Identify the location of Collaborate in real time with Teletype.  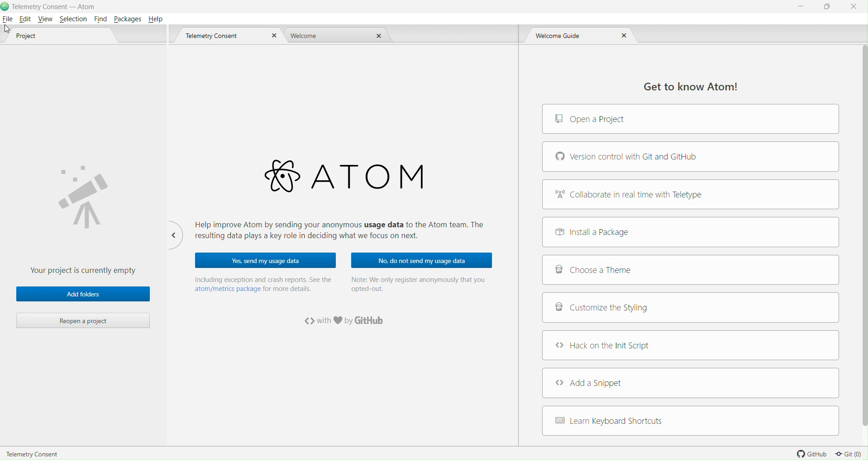
(691, 194).